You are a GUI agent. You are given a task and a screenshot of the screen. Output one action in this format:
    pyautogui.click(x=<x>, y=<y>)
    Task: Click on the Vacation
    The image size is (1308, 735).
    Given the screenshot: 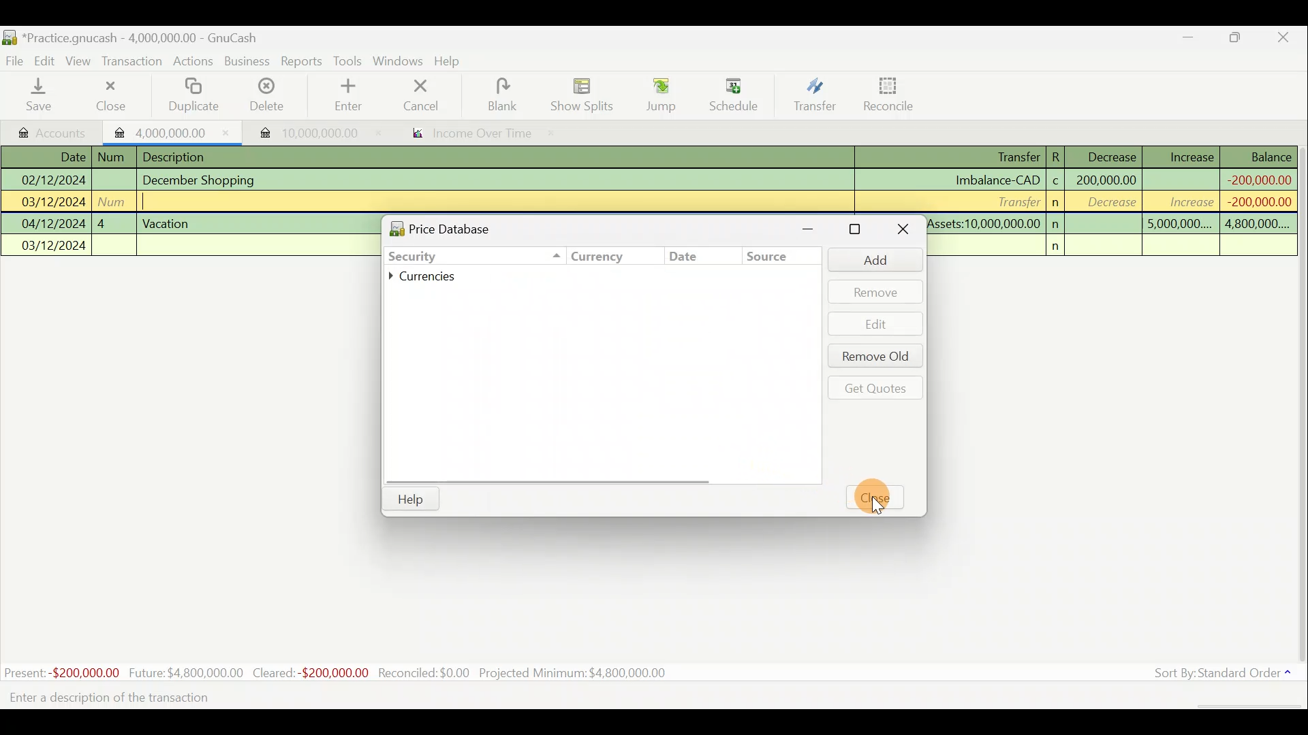 What is the action you would take?
    pyautogui.click(x=168, y=222)
    